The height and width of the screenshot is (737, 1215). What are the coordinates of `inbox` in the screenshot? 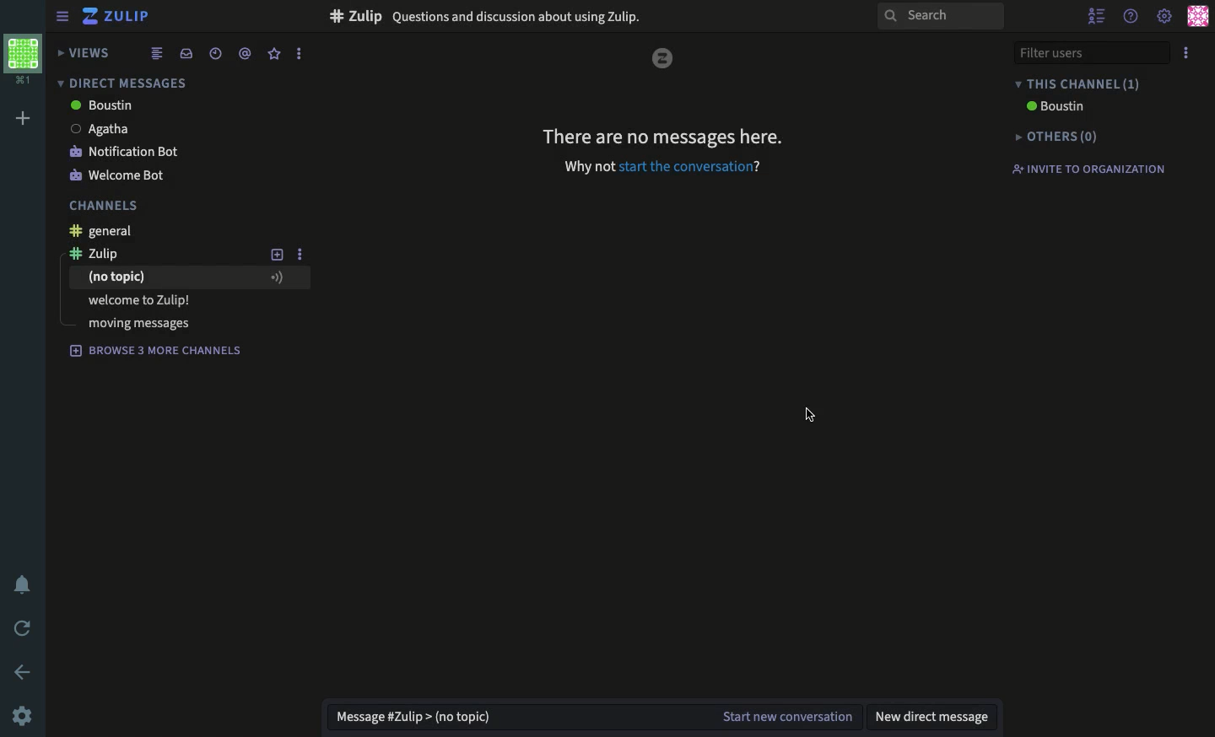 It's located at (186, 53).